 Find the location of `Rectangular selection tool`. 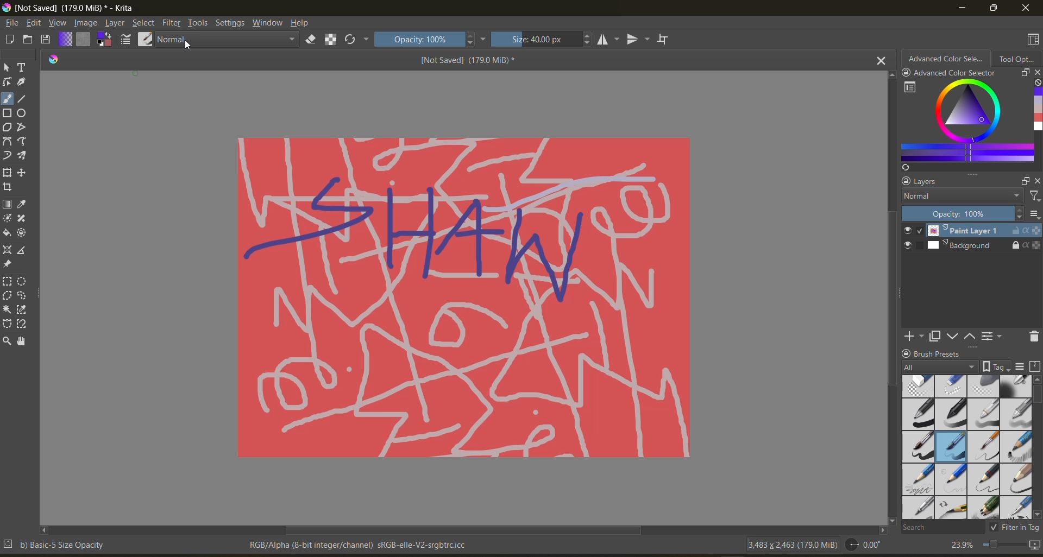

Rectangular selection tool is located at coordinates (7, 281).